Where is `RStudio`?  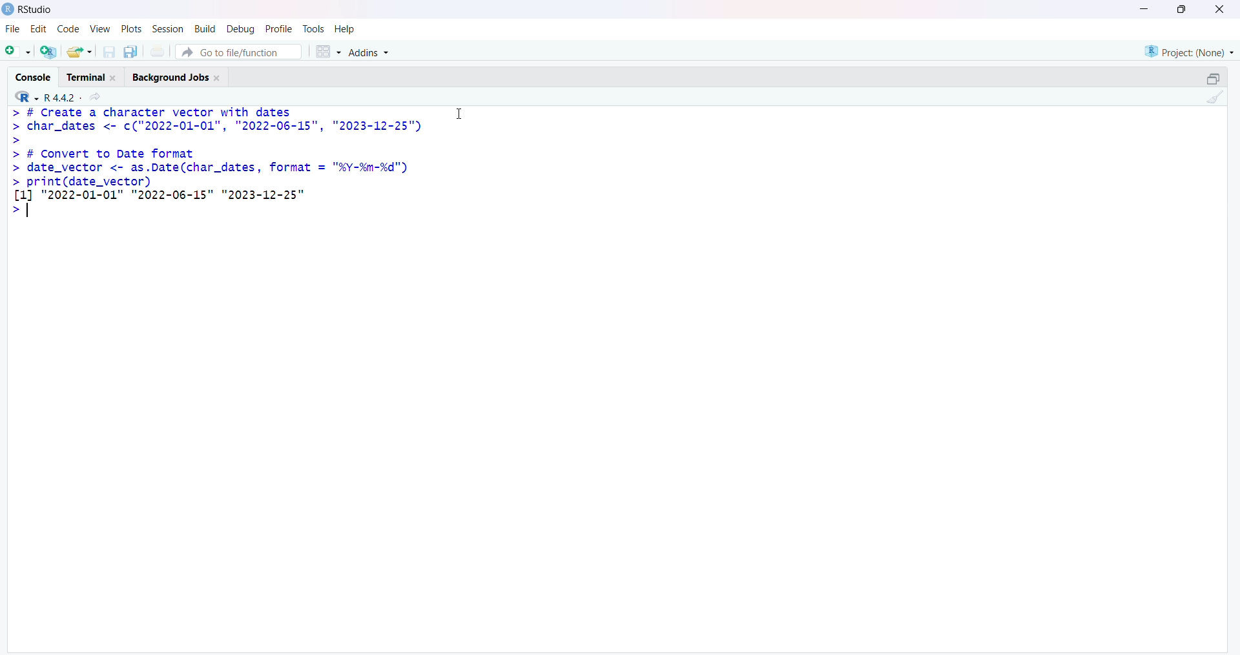 RStudio is located at coordinates (28, 12).